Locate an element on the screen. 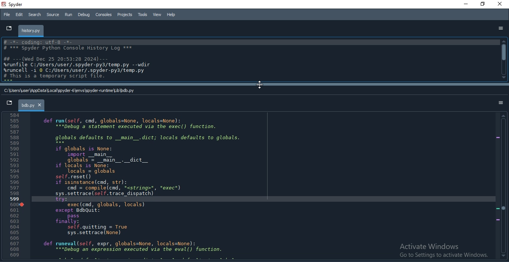 Image resolution: width=509 pixels, height=262 pixels. close is located at coordinates (502, 4).